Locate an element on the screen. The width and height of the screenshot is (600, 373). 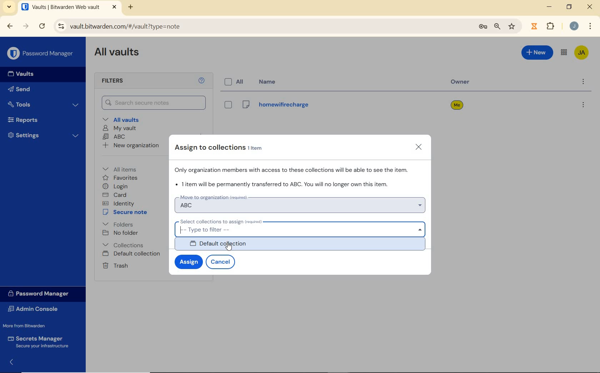
Admin Console is located at coordinates (37, 309).